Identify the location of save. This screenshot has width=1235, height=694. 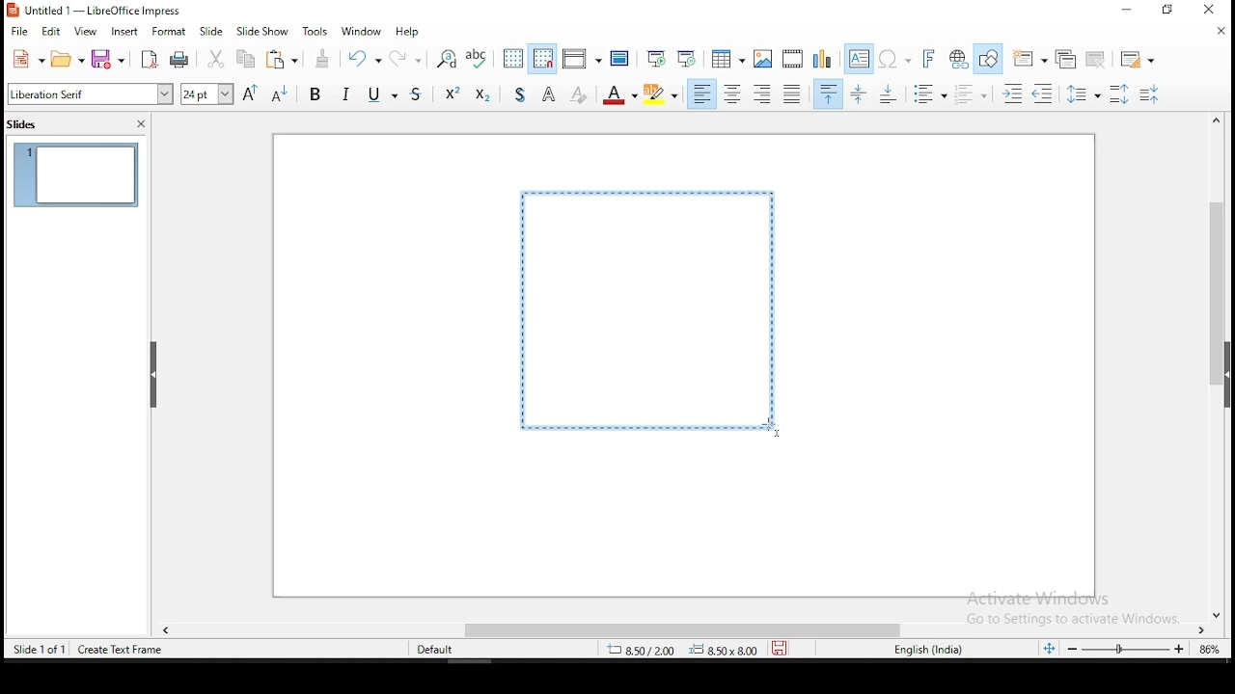
(779, 649).